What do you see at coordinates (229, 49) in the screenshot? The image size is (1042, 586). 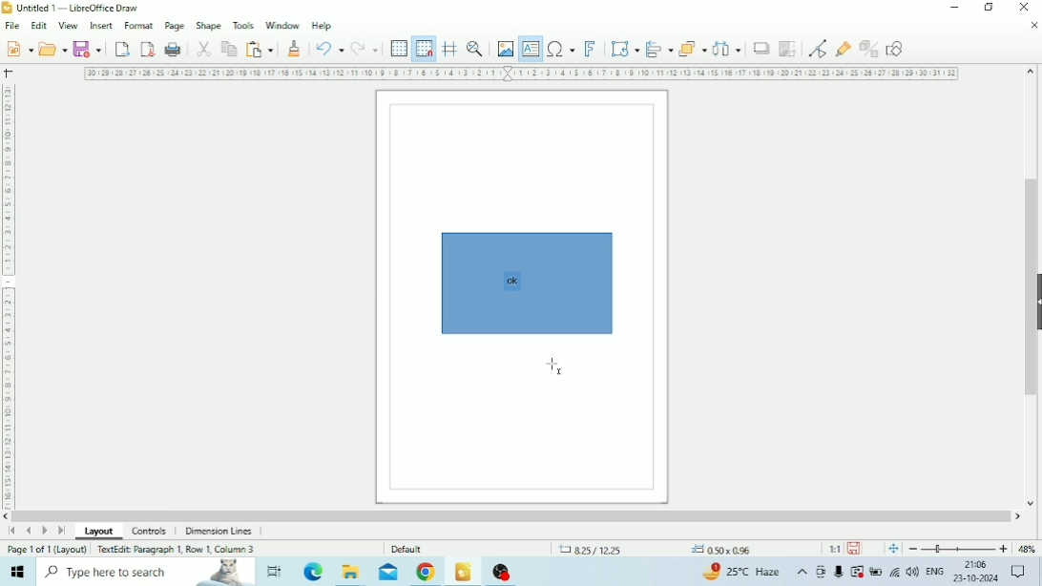 I see `Copy` at bounding box center [229, 49].